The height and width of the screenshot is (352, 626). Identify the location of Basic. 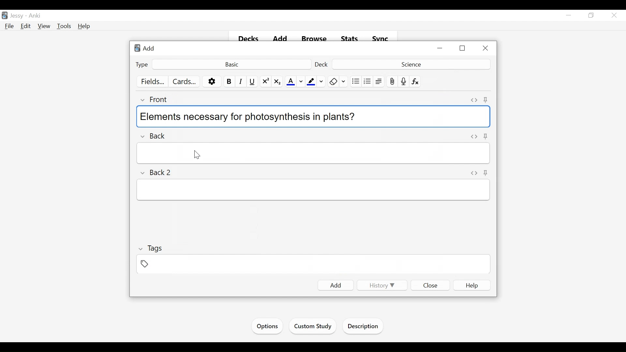
(231, 64).